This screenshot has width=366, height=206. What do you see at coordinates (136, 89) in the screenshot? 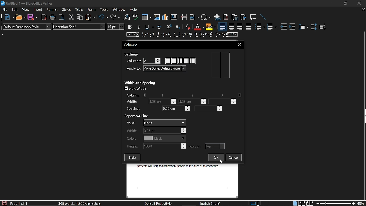
I see `Auto width` at bounding box center [136, 89].